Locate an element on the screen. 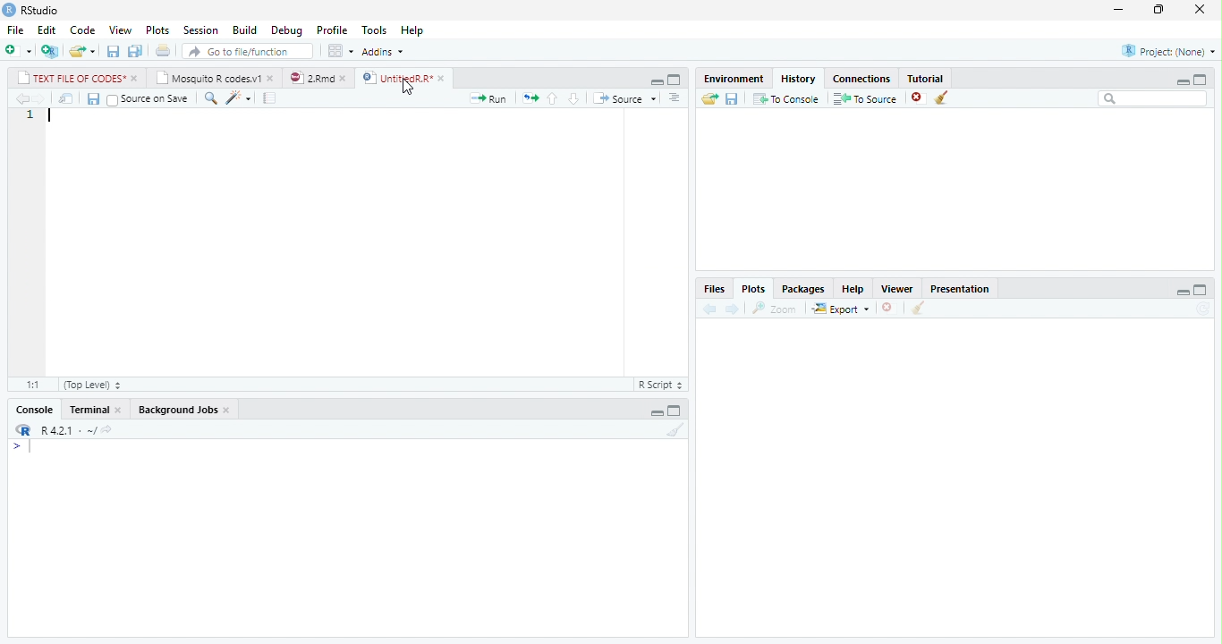 The height and width of the screenshot is (644, 1222). back is located at coordinates (709, 309).